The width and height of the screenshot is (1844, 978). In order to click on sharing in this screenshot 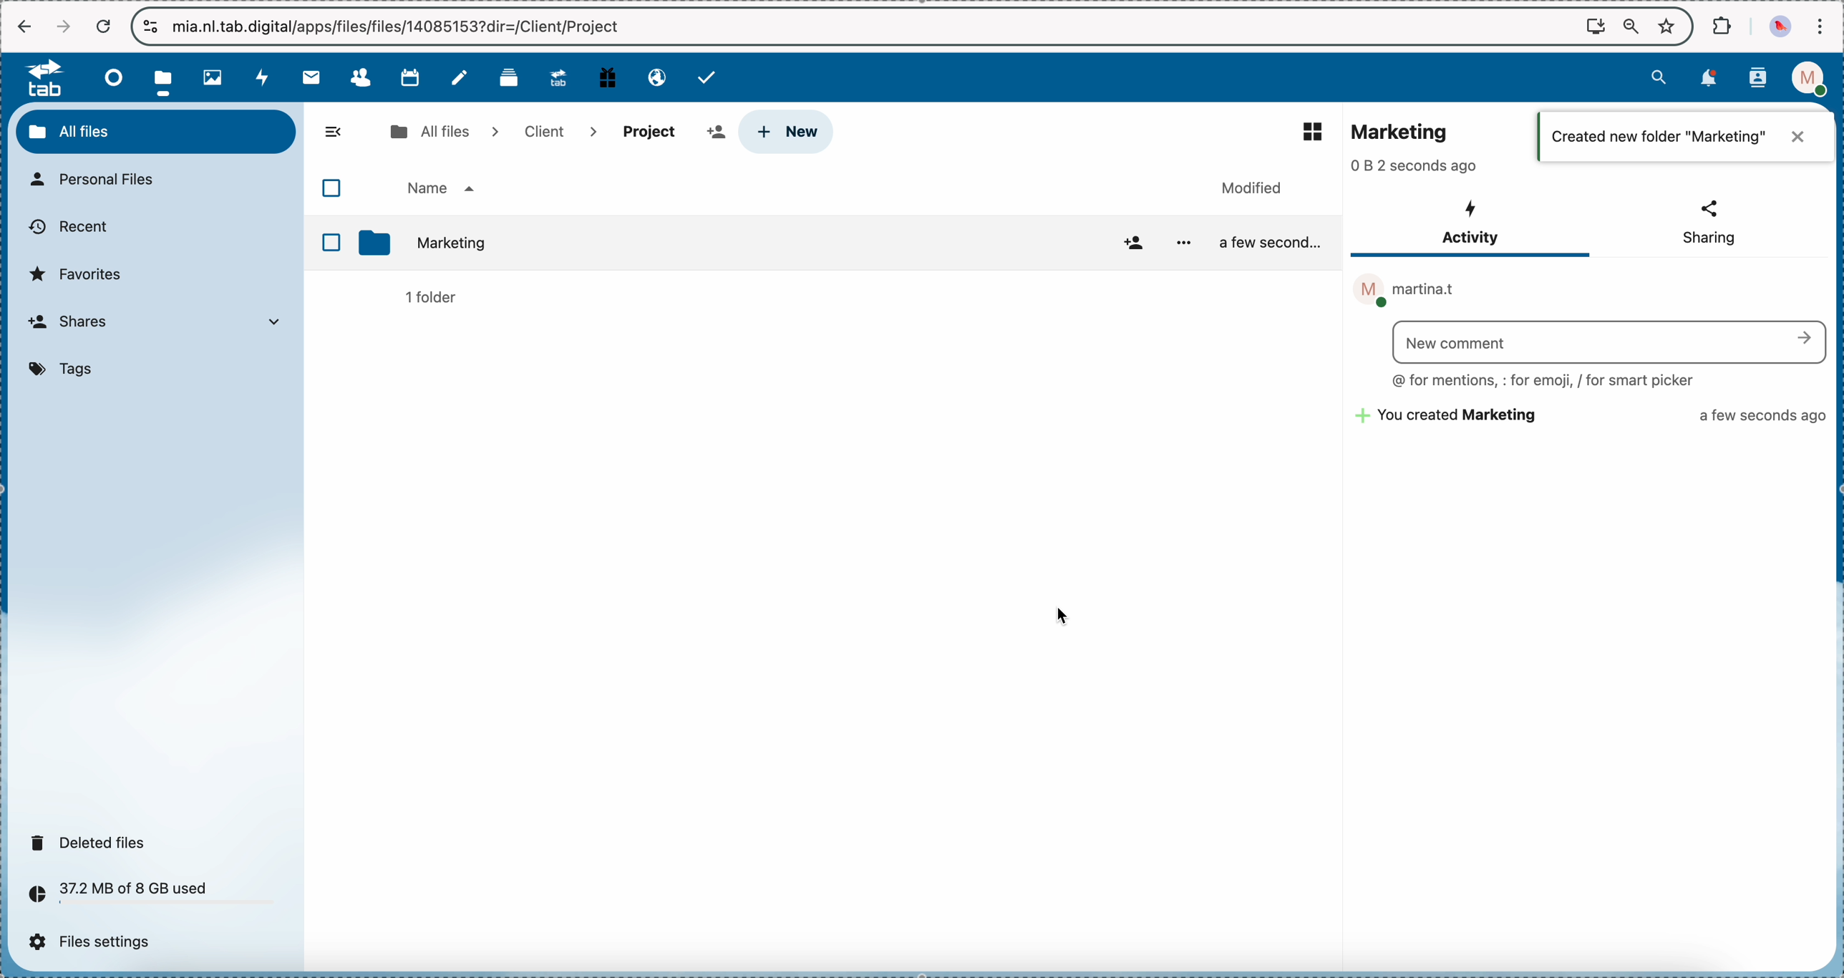, I will do `click(1707, 223)`.